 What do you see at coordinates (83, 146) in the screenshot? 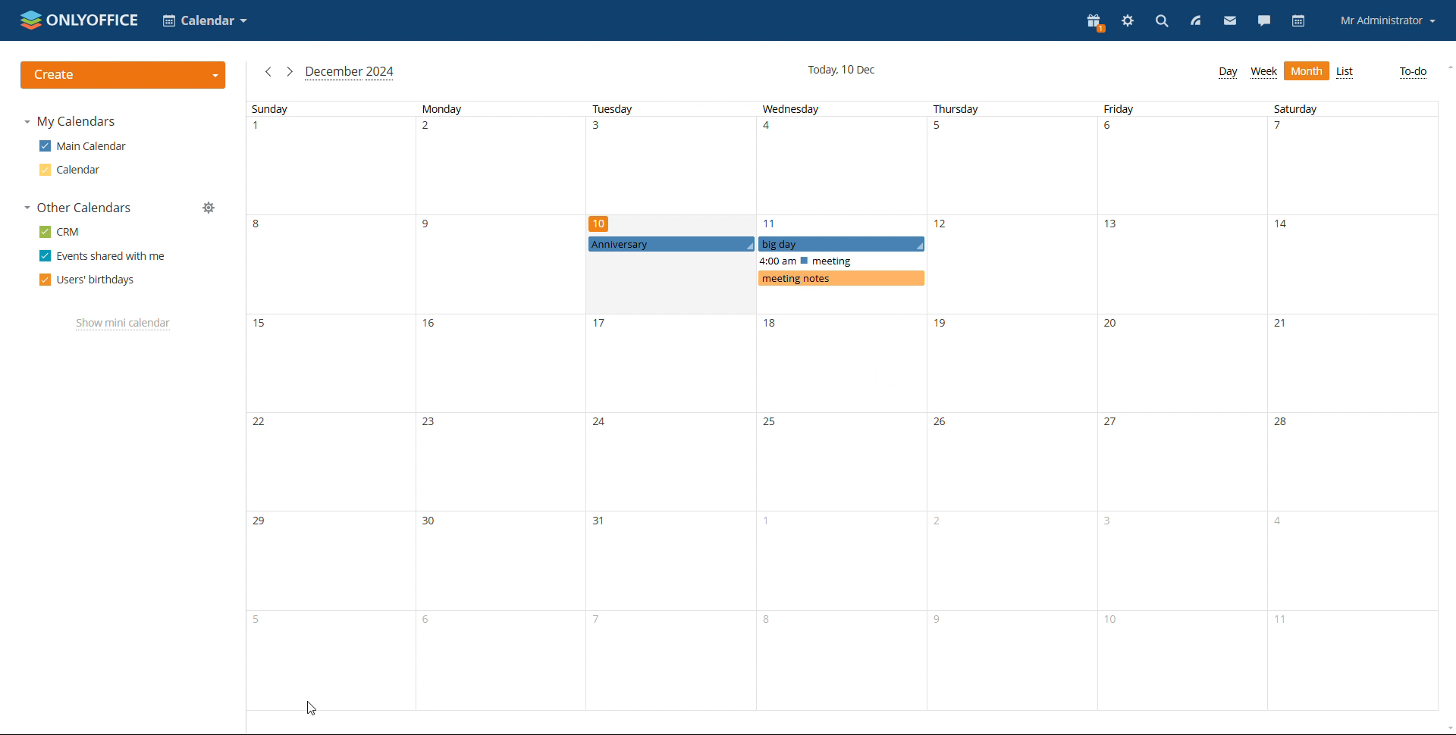
I see `main calendar` at bounding box center [83, 146].